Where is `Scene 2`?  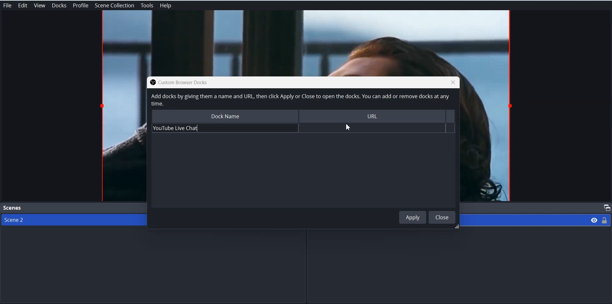
Scene 2 is located at coordinates (70, 220).